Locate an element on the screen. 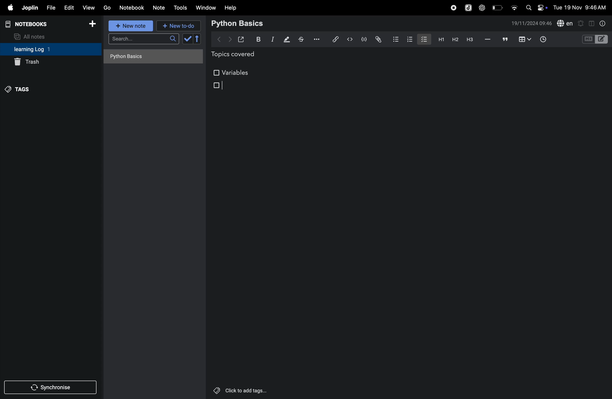 This screenshot has width=612, height=399. info is located at coordinates (602, 23).